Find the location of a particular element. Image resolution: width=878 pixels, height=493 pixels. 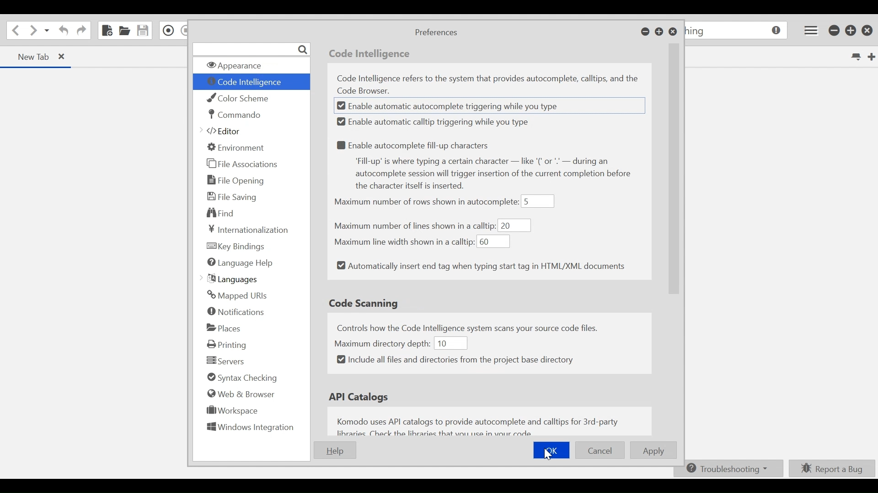

Enable autocomplete fill-up characters is located at coordinates (416, 145).